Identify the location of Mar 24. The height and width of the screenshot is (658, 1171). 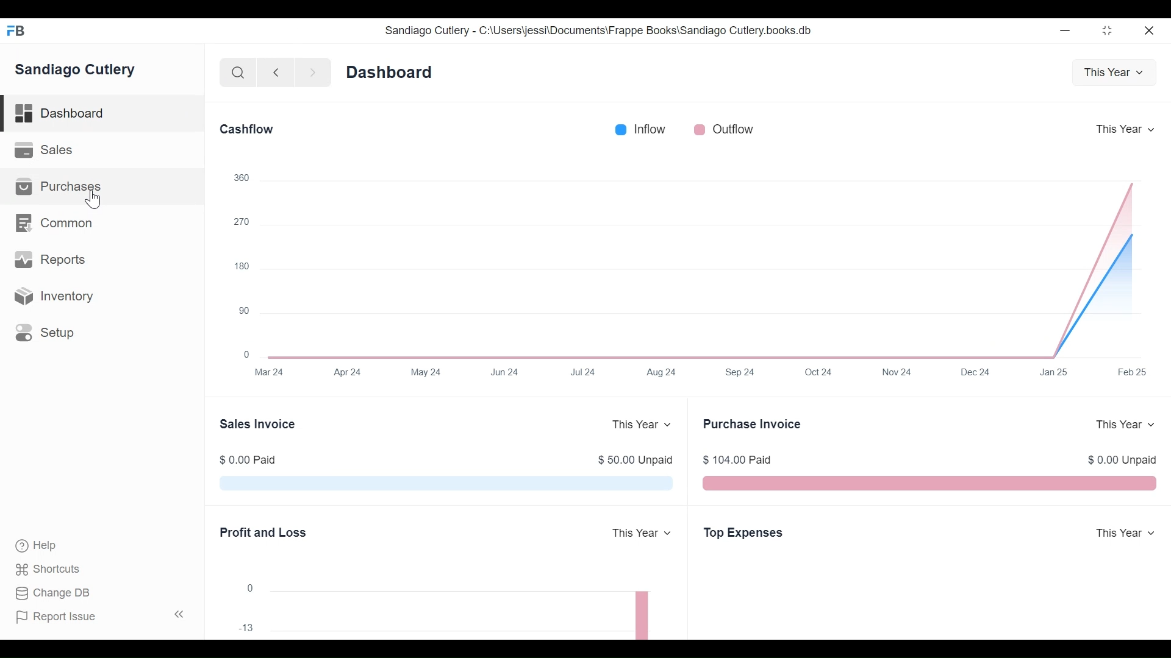
(270, 372).